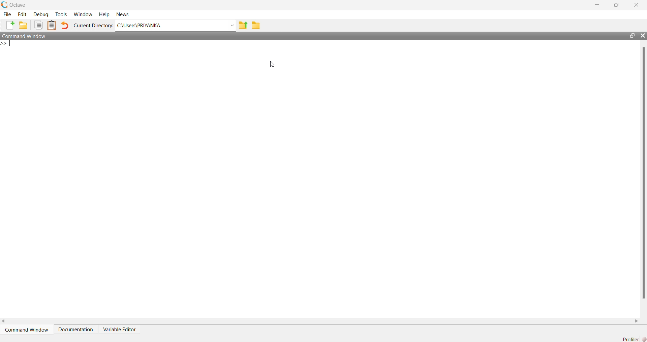 The image size is (647, 342). Describe the element at coordinates (22, 14) in the screenshot. I see `Edit` at that location.